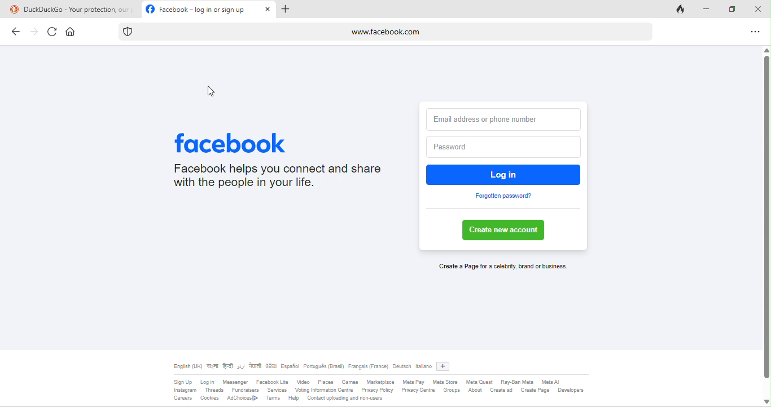 The width and height of the screenshot is (771, 407). What do you see at coordinates (285, 10) in the screenshot?
I see `add tab` at bounding box center [285, 10].